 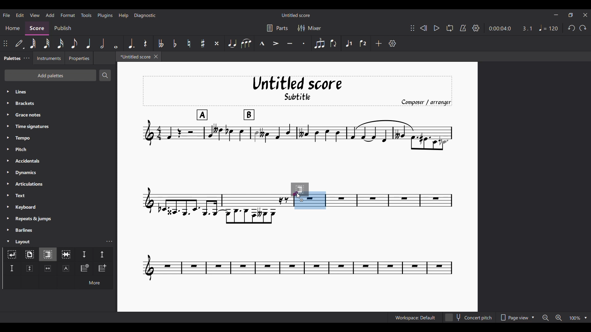 What do you see at coordinates (424, 28) in the screenshot?
I see `Rewind` at bounding box center [424, 28].